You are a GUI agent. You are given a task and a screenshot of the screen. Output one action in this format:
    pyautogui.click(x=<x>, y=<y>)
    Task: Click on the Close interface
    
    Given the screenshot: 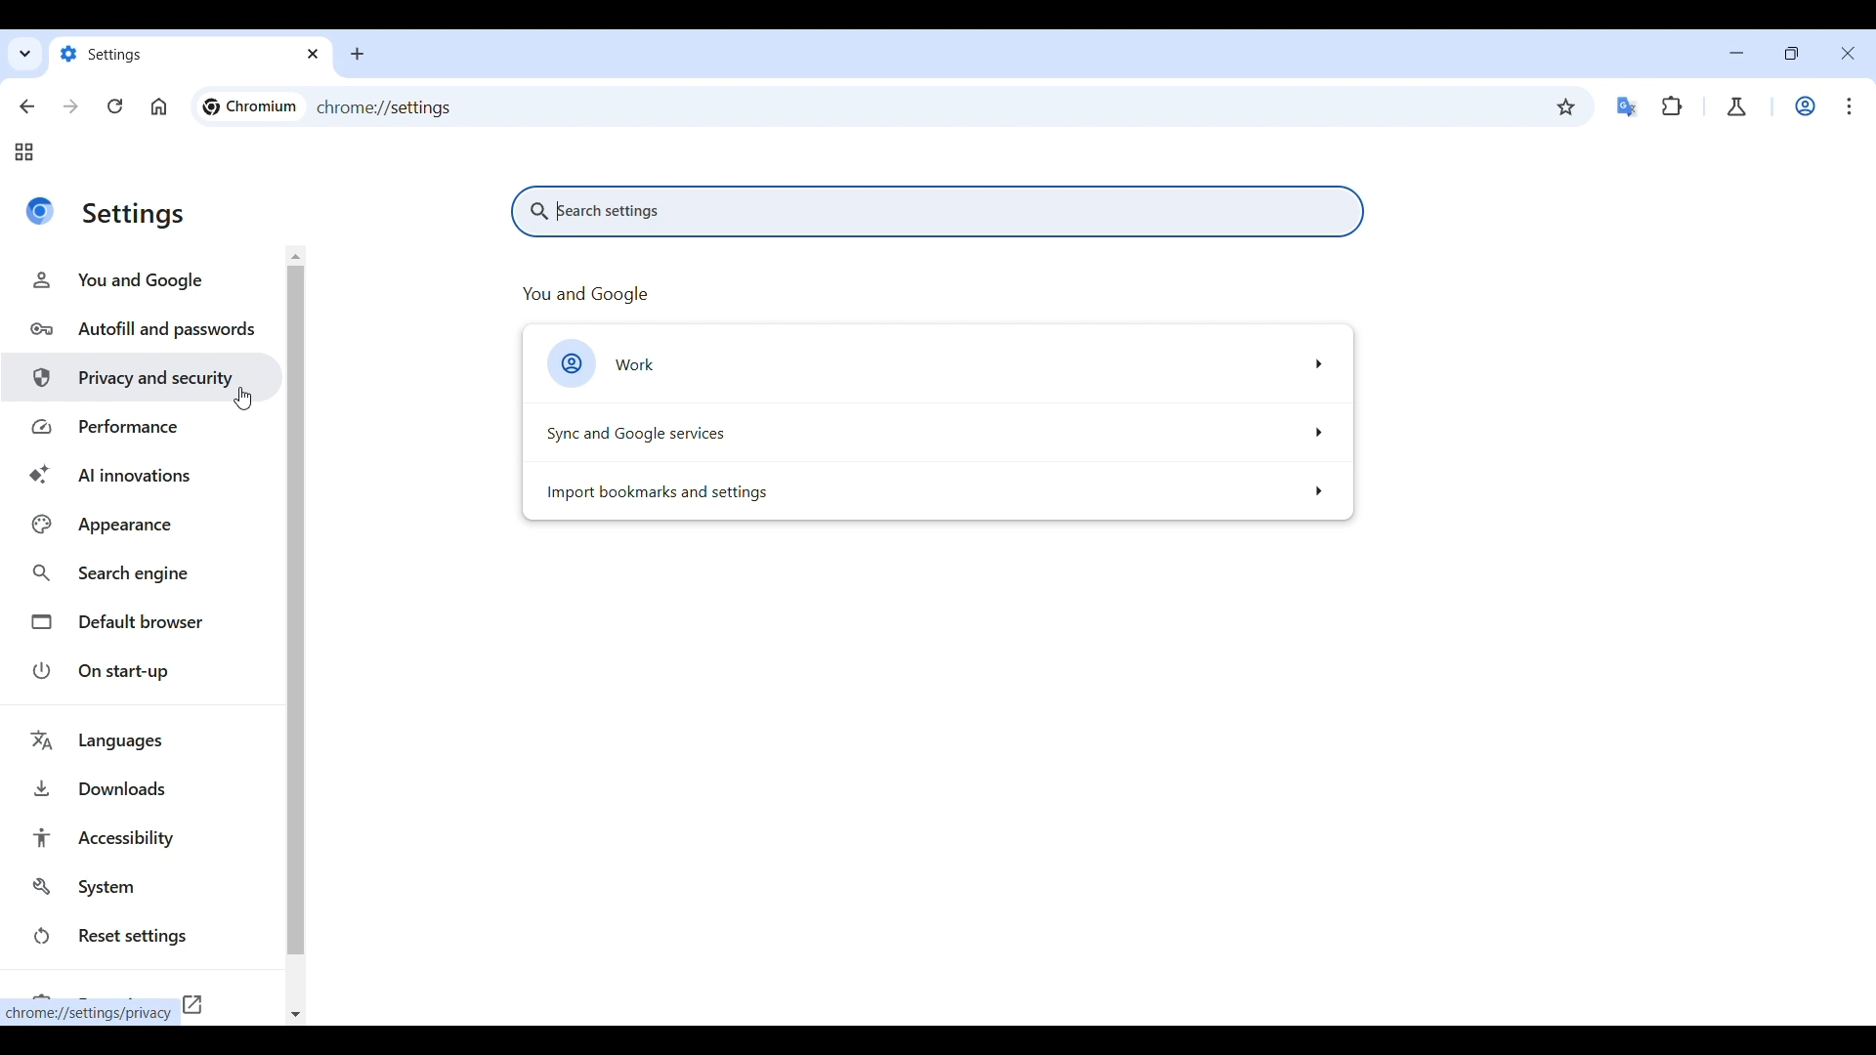 What is the action you would take?
    pyautogui.click(x=1848, y=54)
    